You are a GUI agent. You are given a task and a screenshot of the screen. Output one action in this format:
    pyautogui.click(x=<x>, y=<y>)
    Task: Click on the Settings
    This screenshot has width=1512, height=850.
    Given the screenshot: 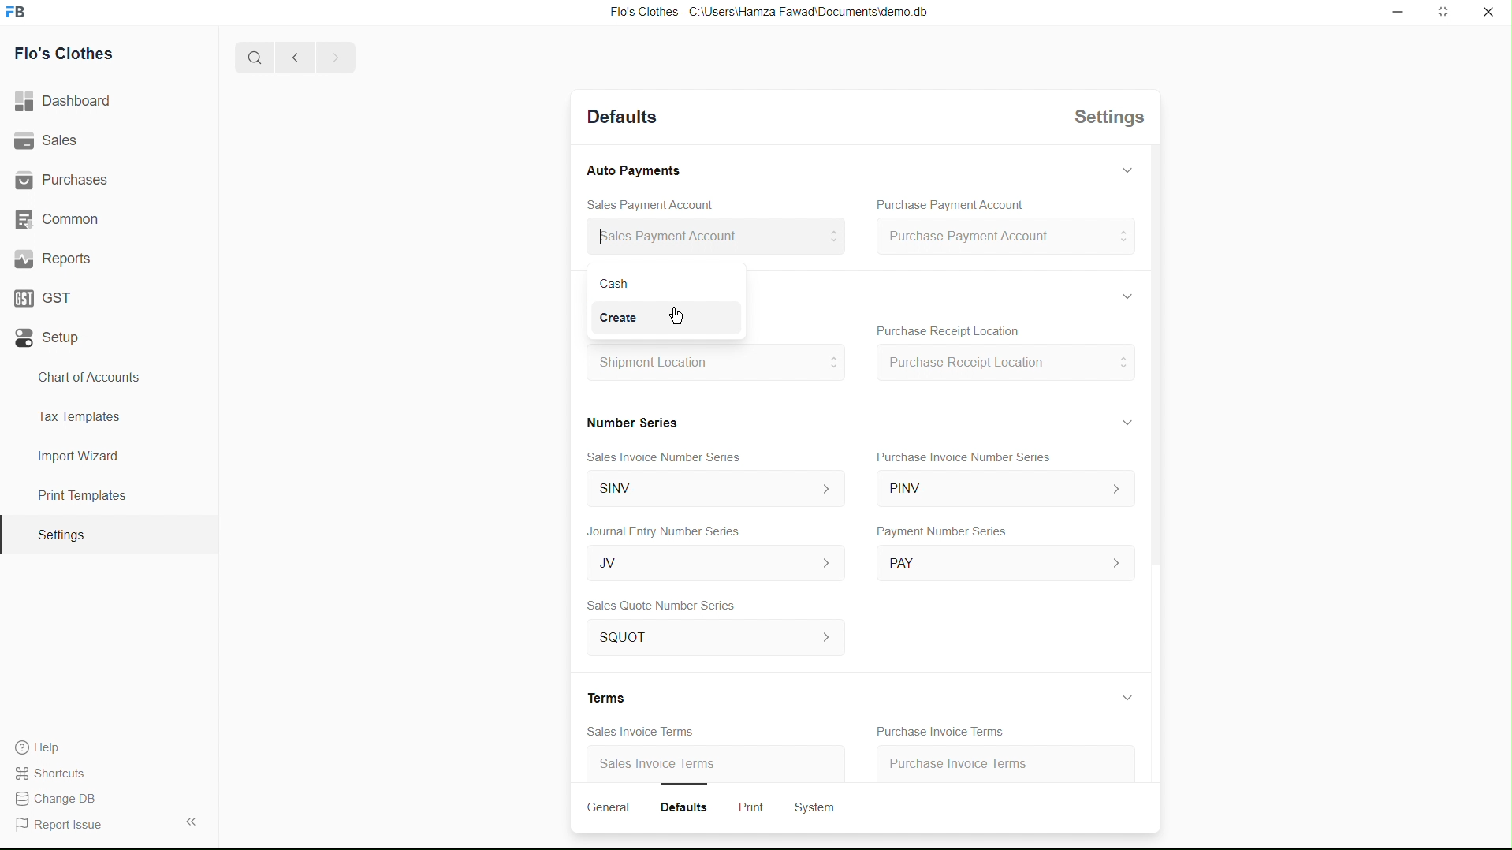 What is the action you would take?
    pyautogui.click(x=60, y=535)
    